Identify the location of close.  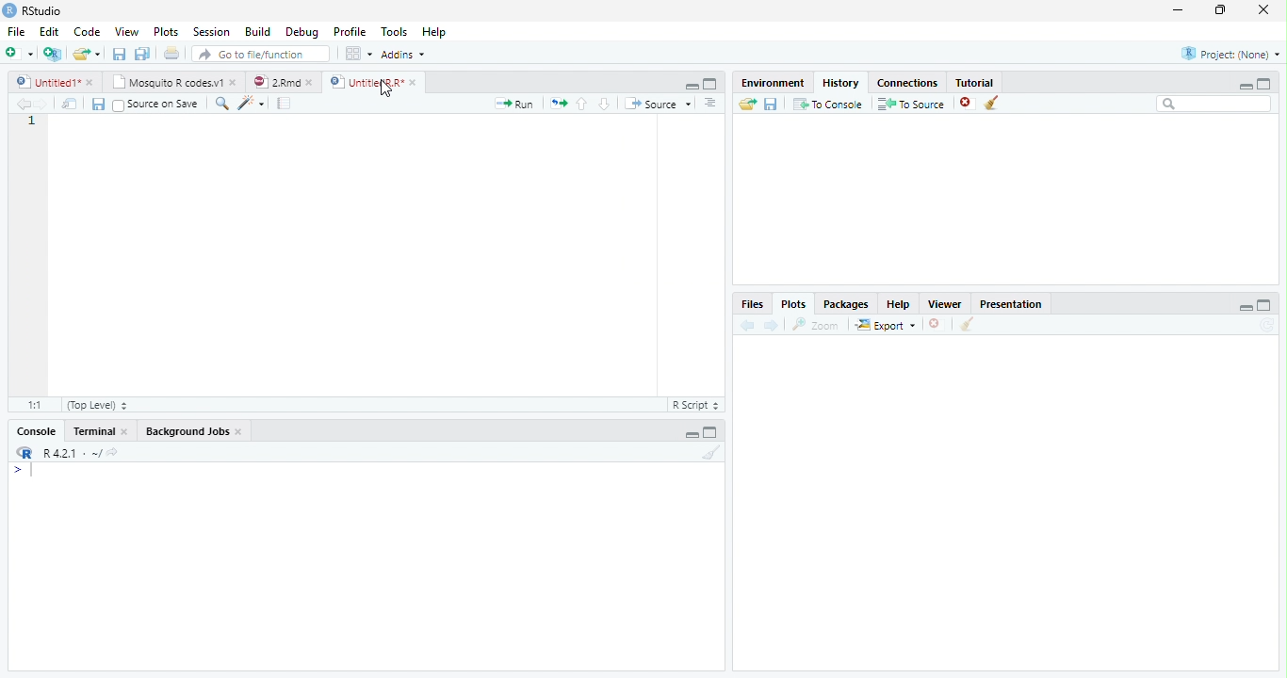
(234, 82).